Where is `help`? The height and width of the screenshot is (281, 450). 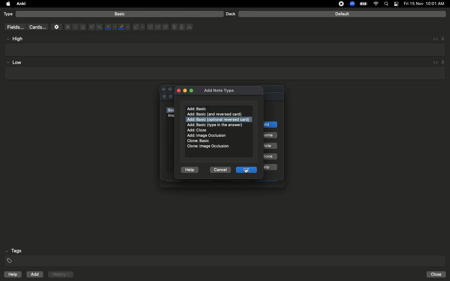
help is located at coordinates (12, 275).